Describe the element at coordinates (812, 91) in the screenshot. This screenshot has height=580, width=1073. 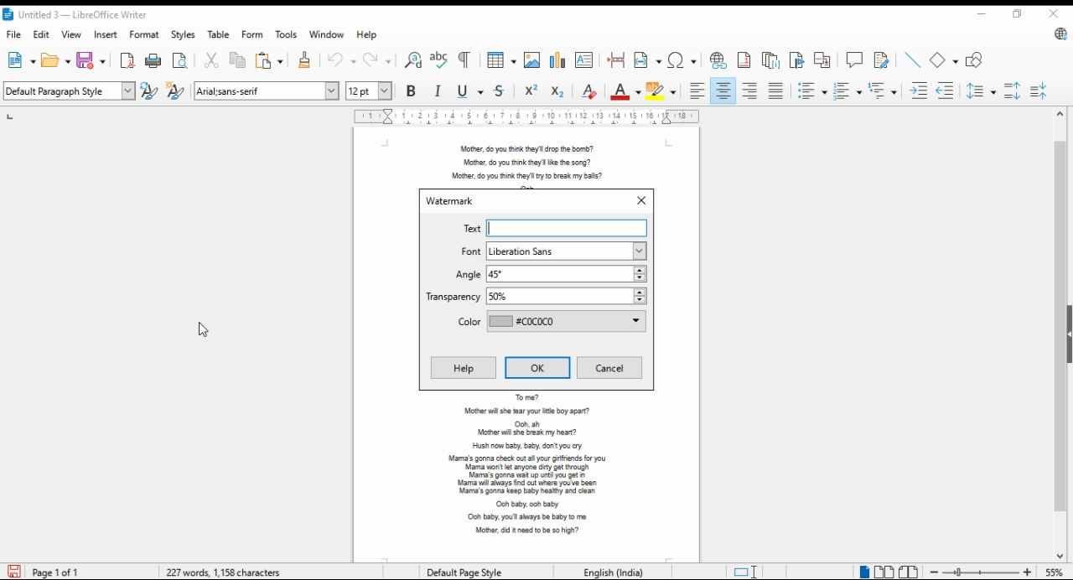
I see `toggle unordered list` at that location.